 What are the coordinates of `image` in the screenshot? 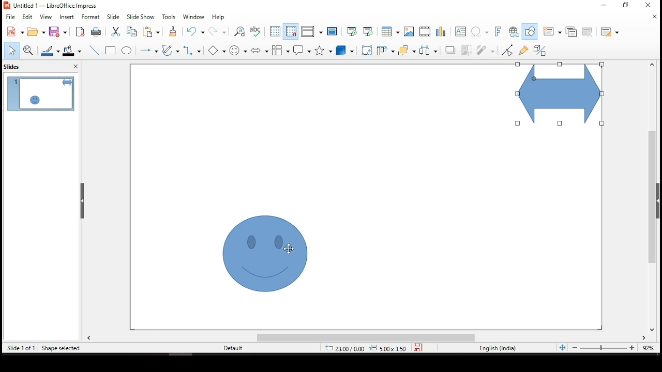 It's located at (409, 32).